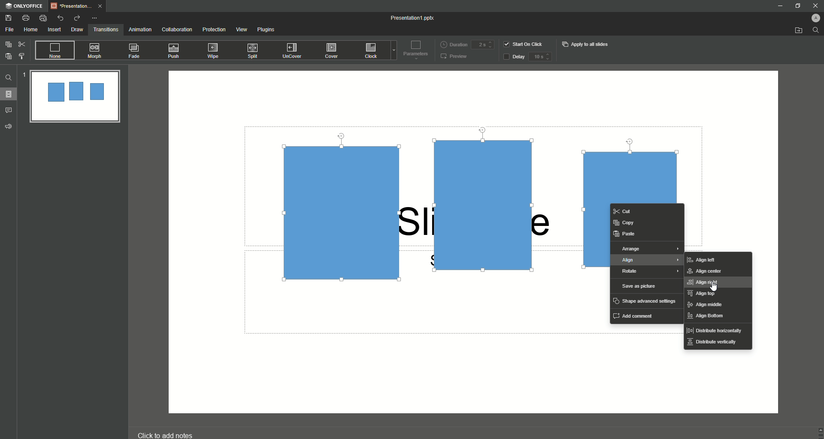 This screenshot has height=439, width=824. Describe the element at coordinates (636, 315) in the screenshot. I see `Add comment` at that location.